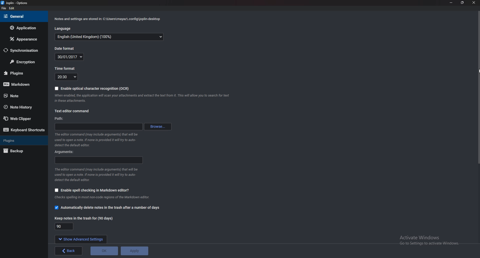 The image size is (480, 258). I want to click on Browse, so click(158, 127).